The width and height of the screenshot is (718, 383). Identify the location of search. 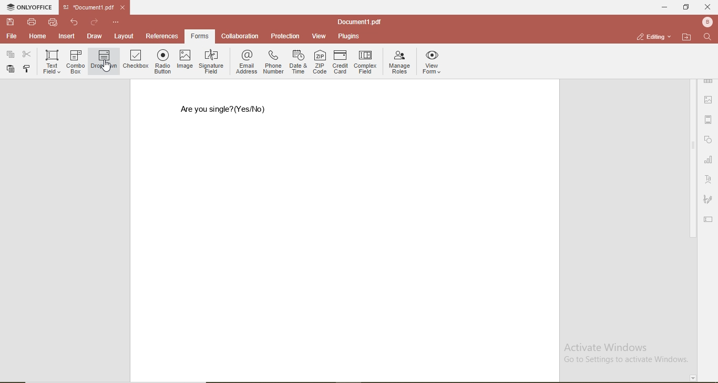
(709, 38).